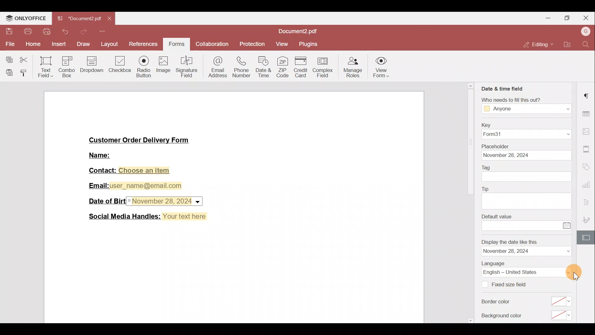  What do you see at coordinates (527, 272) in the screenshot?
I see `Language ` at bounding box center [527, 272].